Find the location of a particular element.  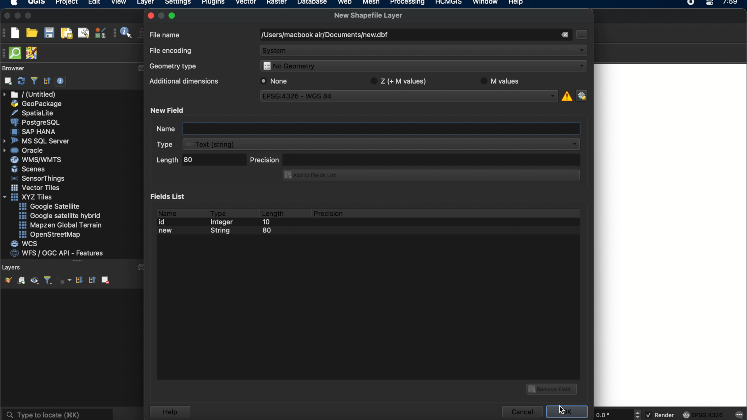

workspace is located at coordinates (670, 234).